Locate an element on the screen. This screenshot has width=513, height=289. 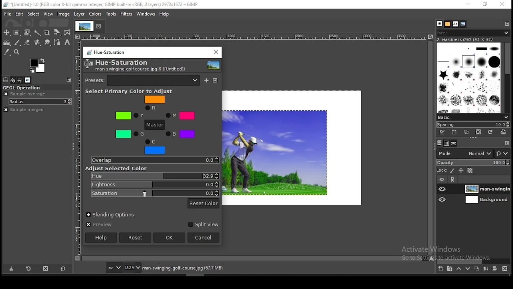
new layer group is located at coordinates (450, 269).